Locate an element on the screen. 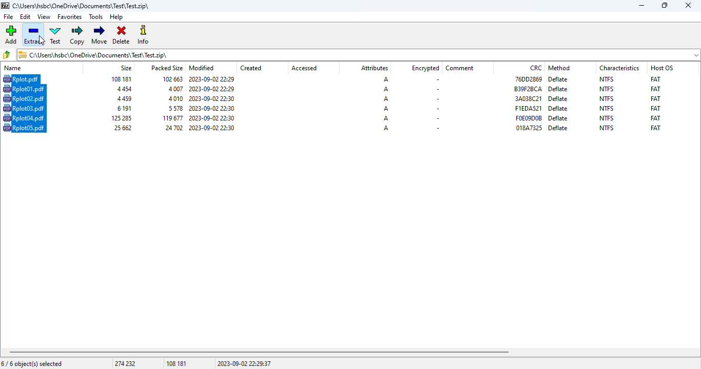  deflate is located at coordinates (559, 118).